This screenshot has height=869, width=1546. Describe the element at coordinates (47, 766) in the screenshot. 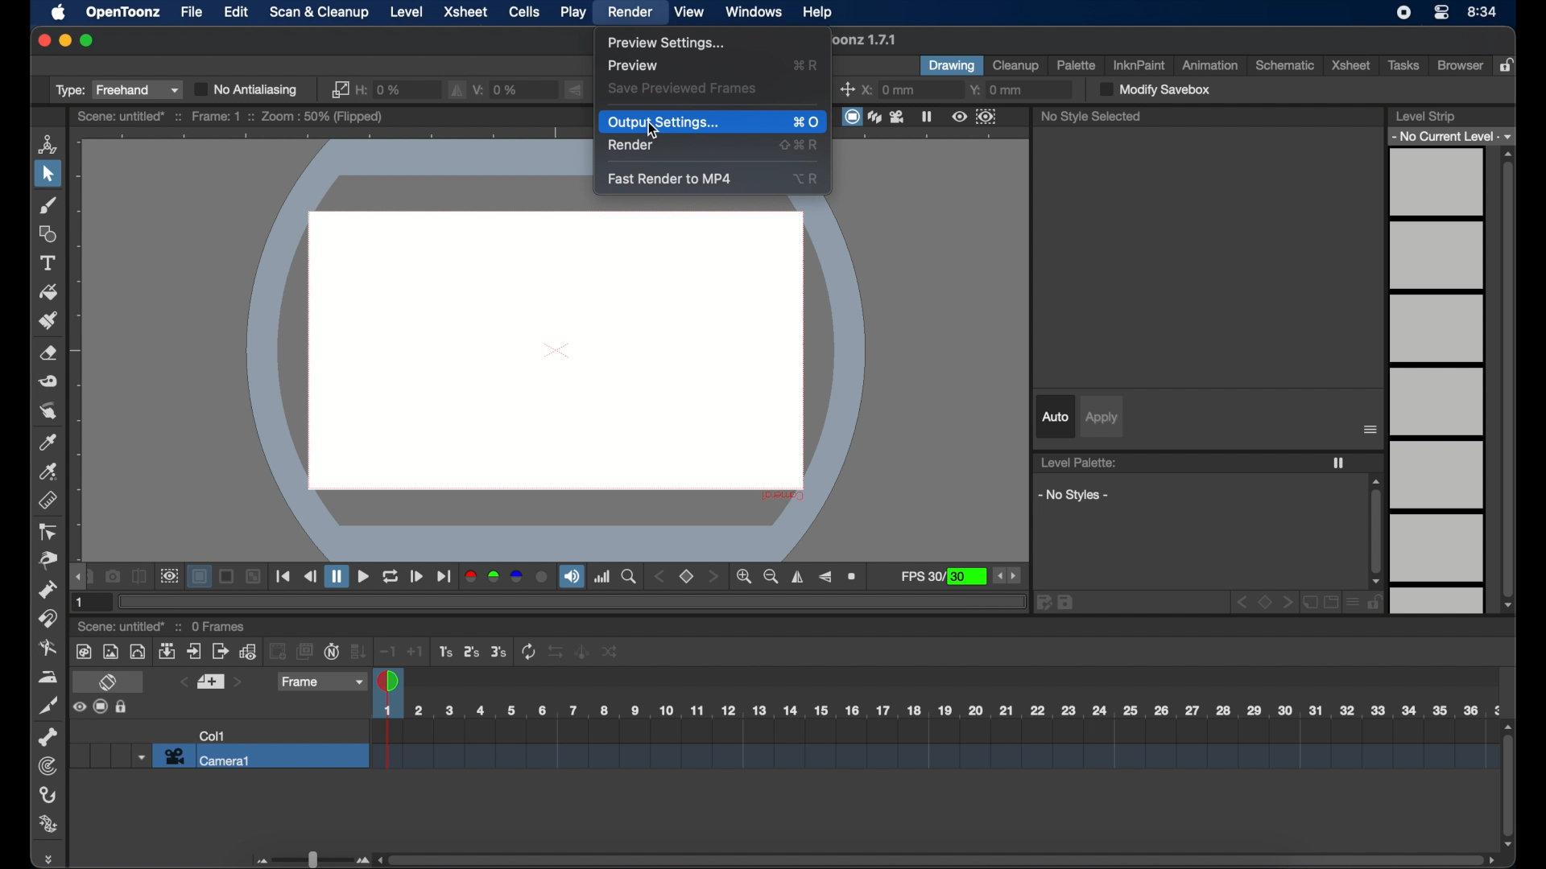

I see `tracker tool` at that location.